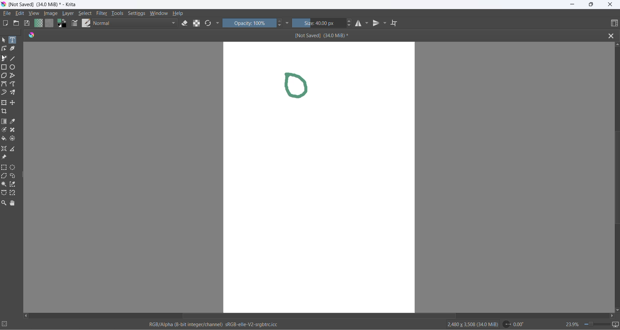 The image size is (620, 330). I want to click on size decrease button, so click(350, 27).